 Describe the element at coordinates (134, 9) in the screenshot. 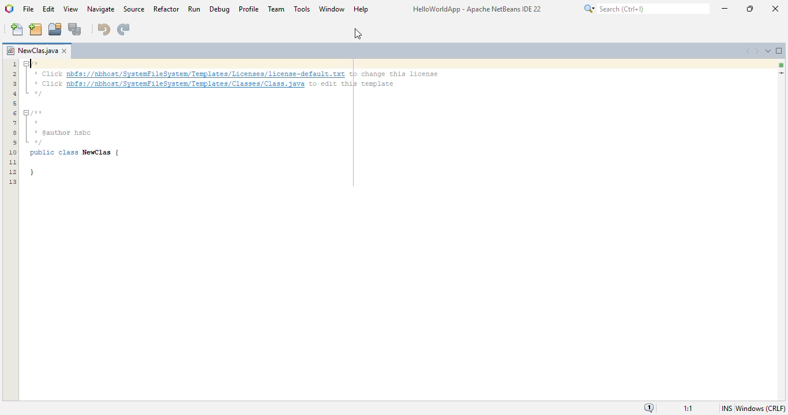

I see `source` at that location.